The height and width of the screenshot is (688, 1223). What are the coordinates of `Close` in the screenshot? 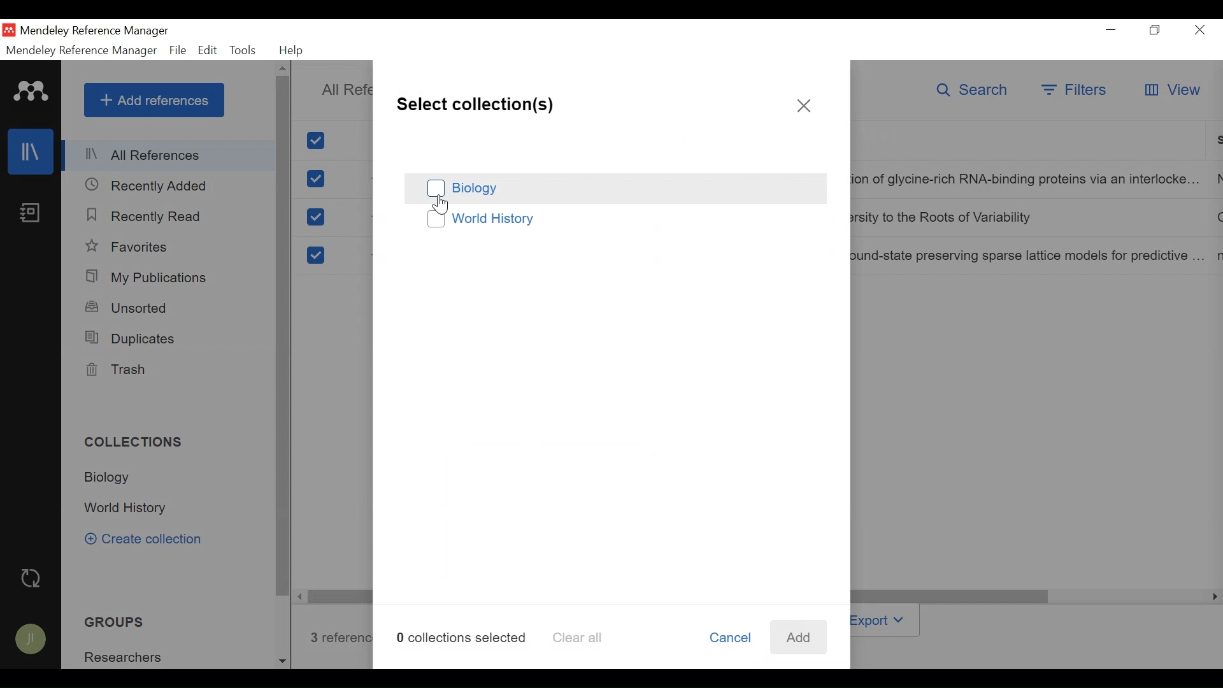 It's located at (805, 106).